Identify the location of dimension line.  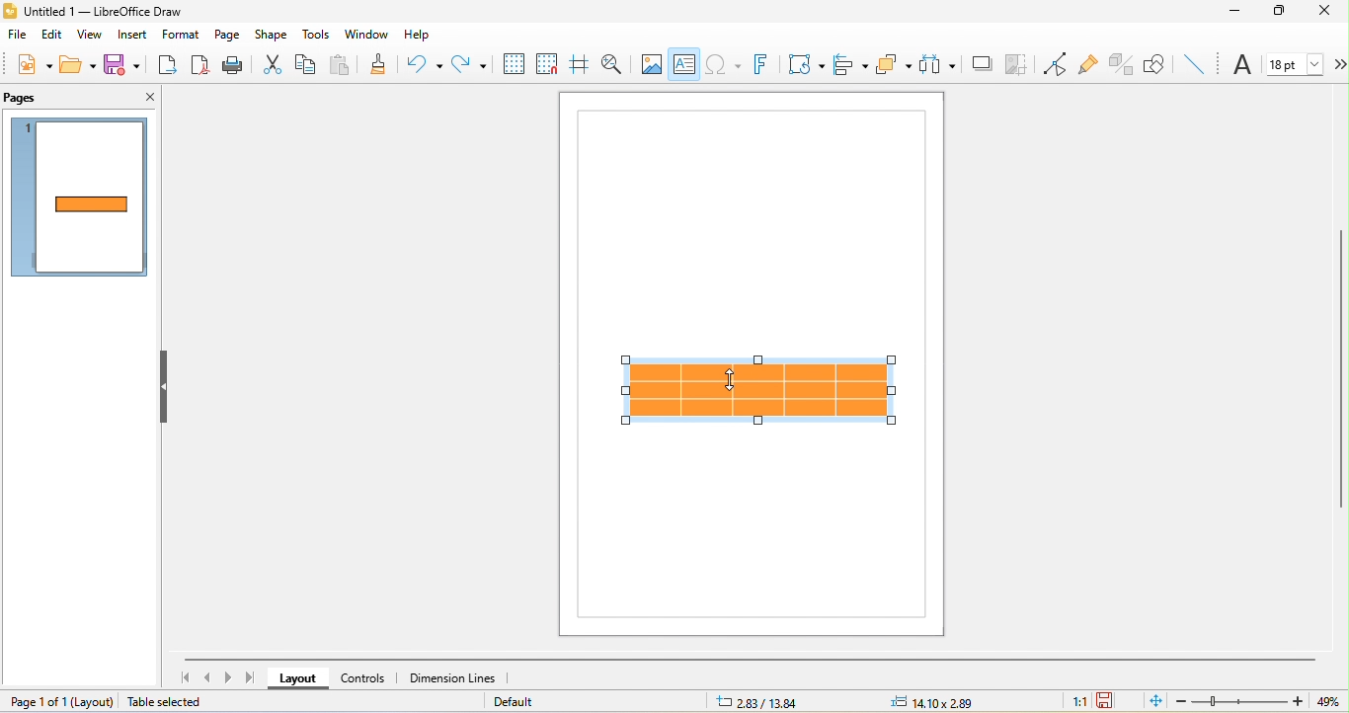
(451, 676).